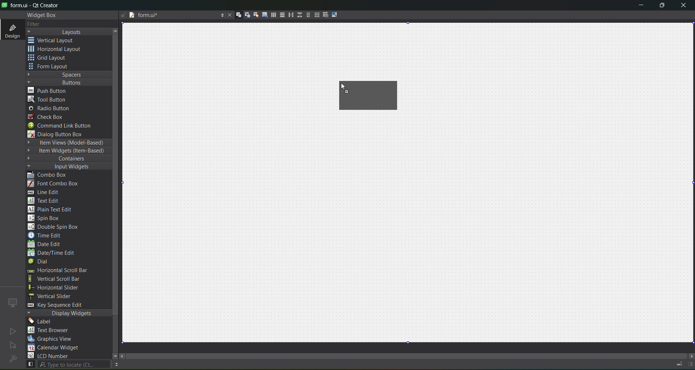 This screenshot has height=370, width=695. I want to click on file is writable, so click(123, 16).